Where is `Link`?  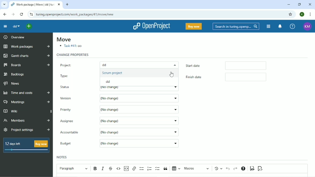
Link is located at coordinates (134, 169).